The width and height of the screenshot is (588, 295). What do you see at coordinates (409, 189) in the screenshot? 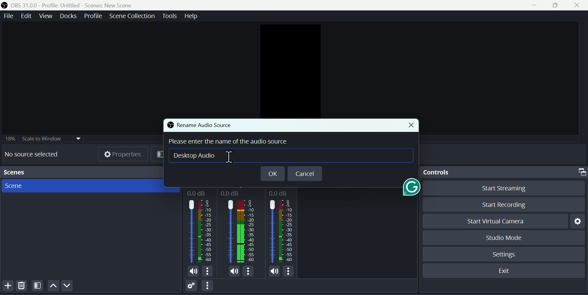
I see `Grammarly` at bounding box center [409, 189].